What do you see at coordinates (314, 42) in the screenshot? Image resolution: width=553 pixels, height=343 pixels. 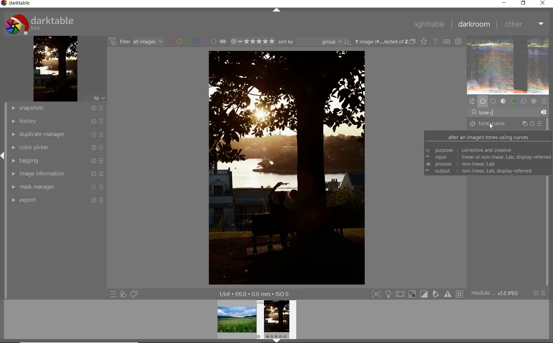 I see `Sort` at bounding box center [314, 42].